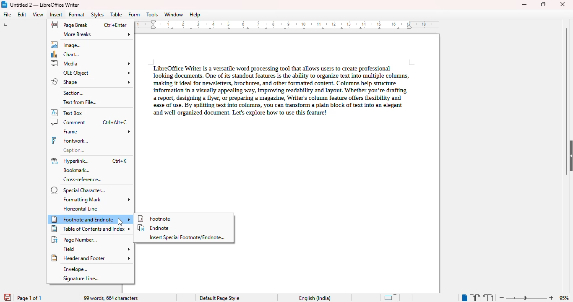 This screenshot has height=302, width=573. What do you see at coordinates (81, 279) in the screenshot?
I see `signature line` at bounding box center [81, 279].